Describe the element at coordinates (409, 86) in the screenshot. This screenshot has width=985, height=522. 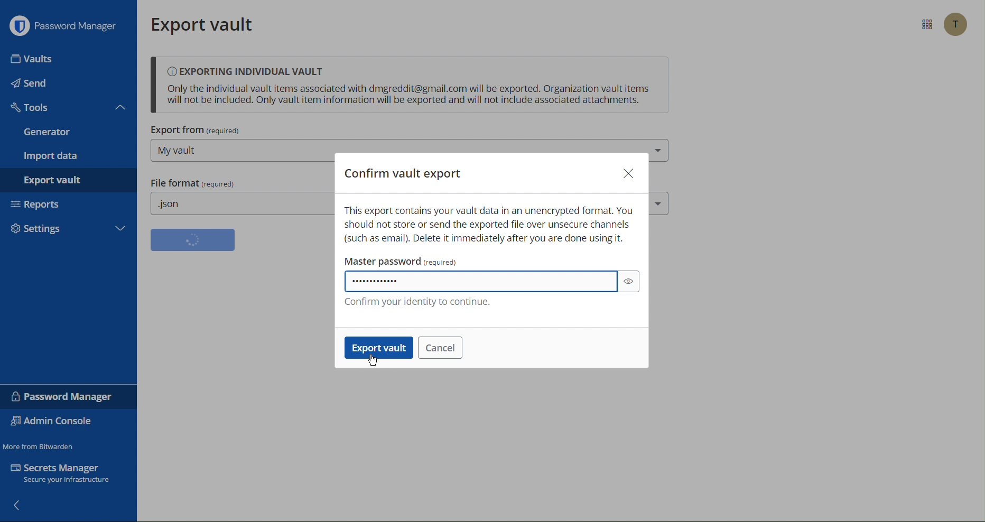
I see `Exporting Individual Vault` at that location.